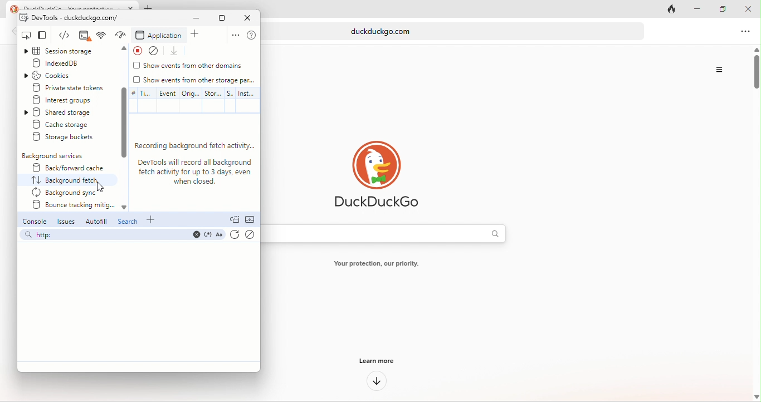 The image size is (761, 402). What do you see at coordinates (166, 100) in the screenshot?
I see `event` at bounding box center [166, 100].